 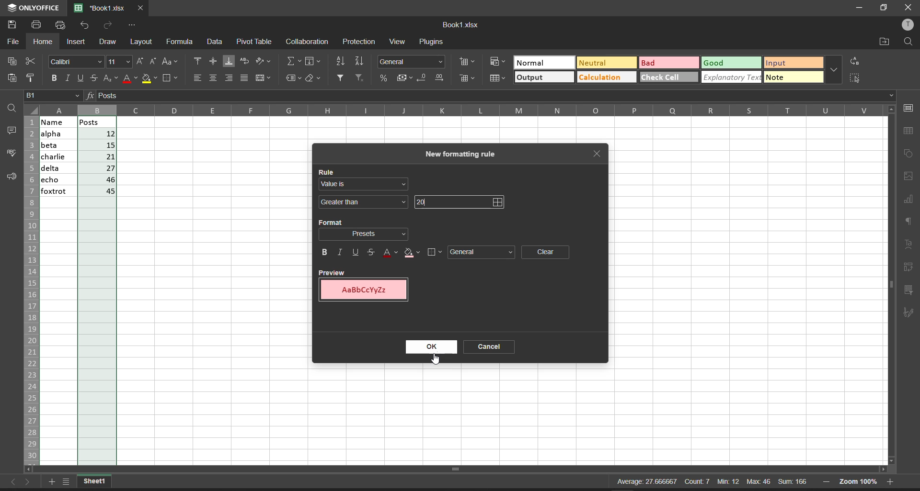 What do you see at coordinates (596, 153) in the screenshot?
I see `close tab` at bounding box center [596, 153].